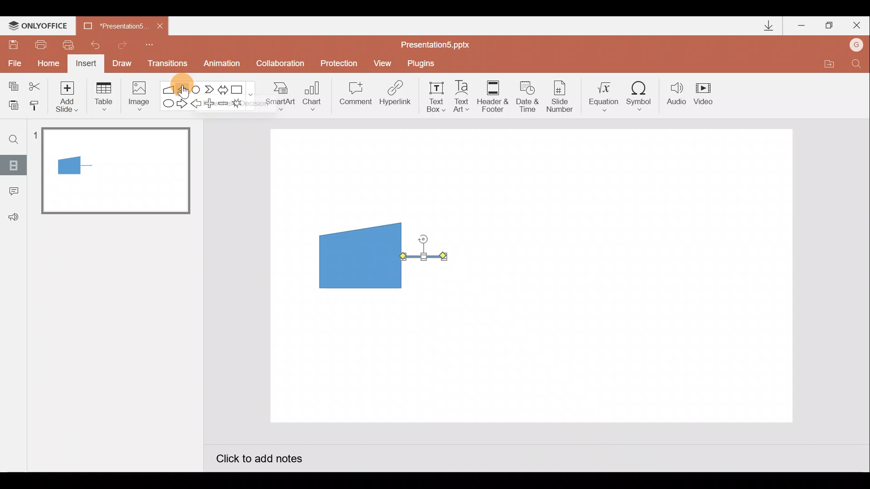 This screenshot has height=489, width=870. What do you see at coordinates (11, 192) in the screenshot?
I see `Comments` at bounding box center [11, 192].